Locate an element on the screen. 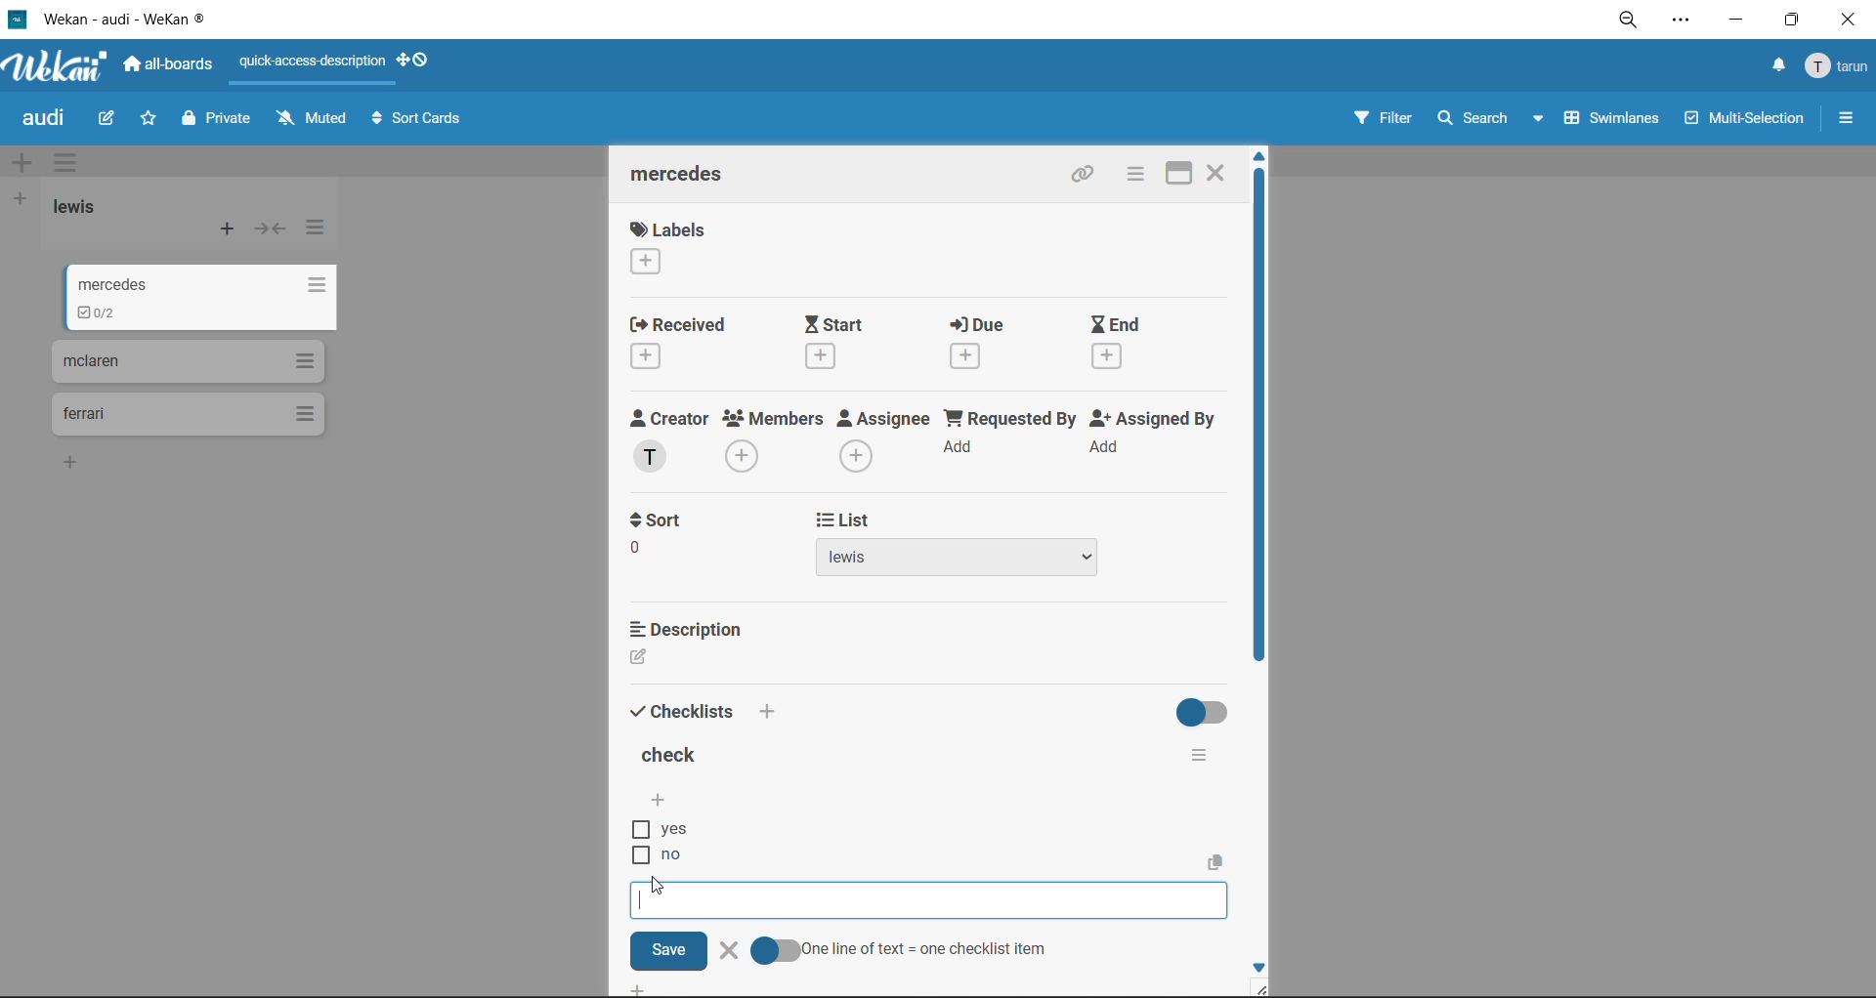 The image size is (1876, 998). muted is located at coordinates (311, 117).